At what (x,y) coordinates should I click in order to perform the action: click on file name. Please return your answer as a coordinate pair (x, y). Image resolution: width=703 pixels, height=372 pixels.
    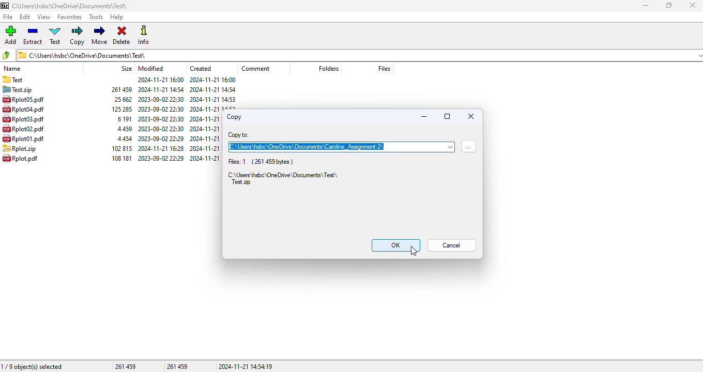
    Looking at the image, I should click on (23, 138).